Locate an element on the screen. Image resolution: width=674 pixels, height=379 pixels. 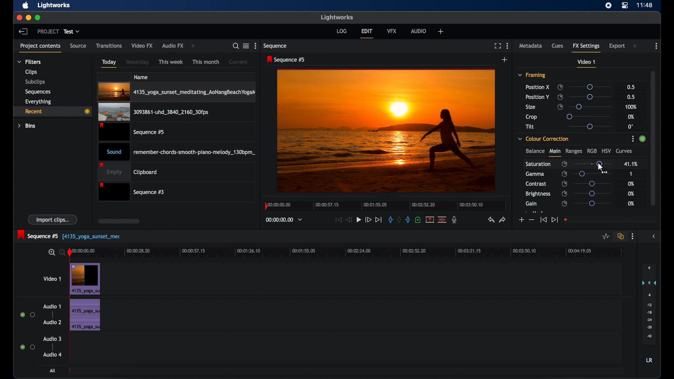
scroll box is located at coordinates (119, 221).